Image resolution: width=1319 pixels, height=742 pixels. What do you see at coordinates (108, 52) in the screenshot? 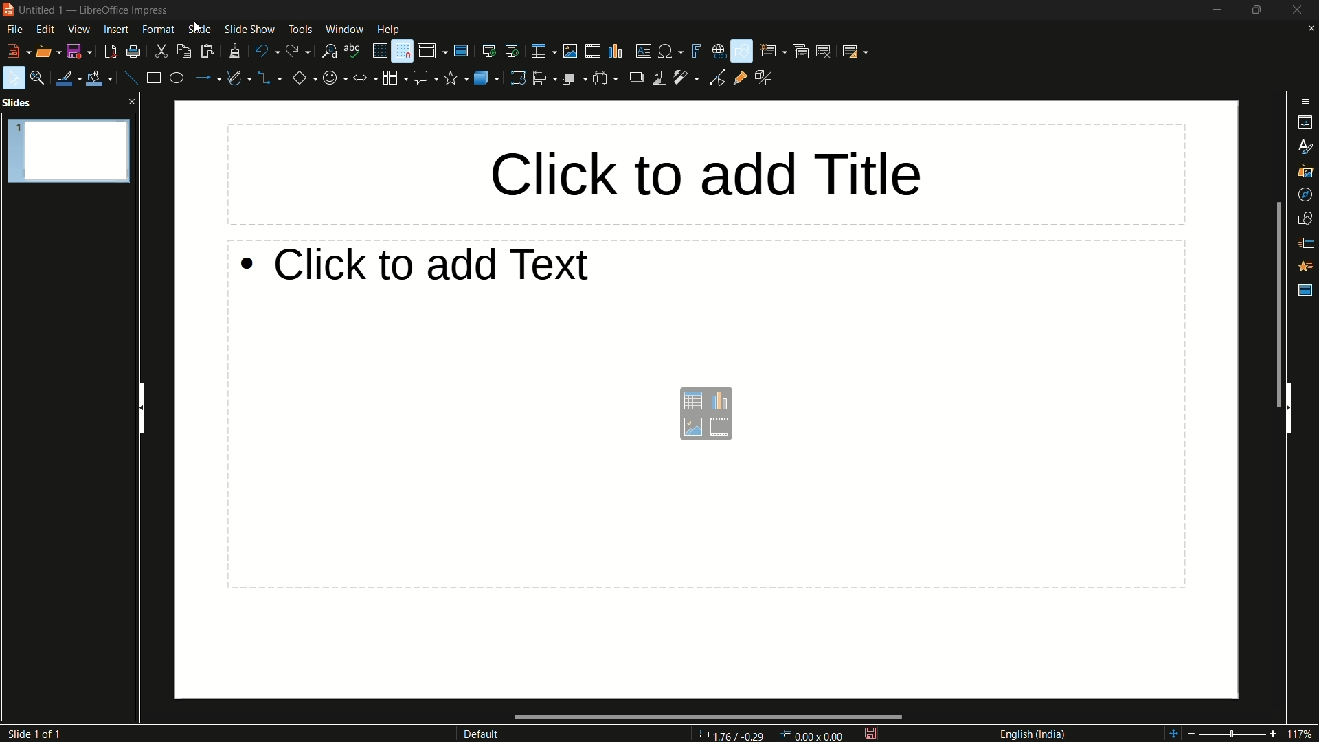
I see `export directly as pdf` at bounding box center [108, 52].